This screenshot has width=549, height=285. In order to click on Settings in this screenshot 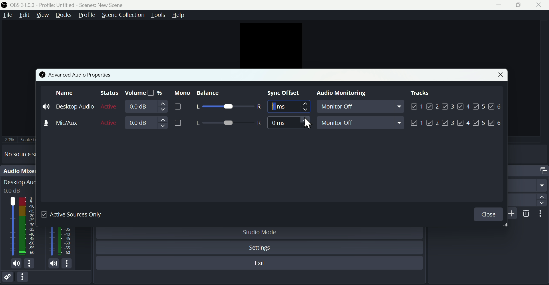, I will do `click(261, 248)`.